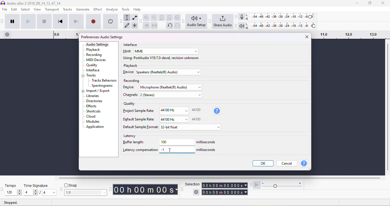 This screenshot has width=390, height=206. What do you see at coordinates (7, 35) in the screenshot?
I see `timeline options` at bounding box center [7, 35].